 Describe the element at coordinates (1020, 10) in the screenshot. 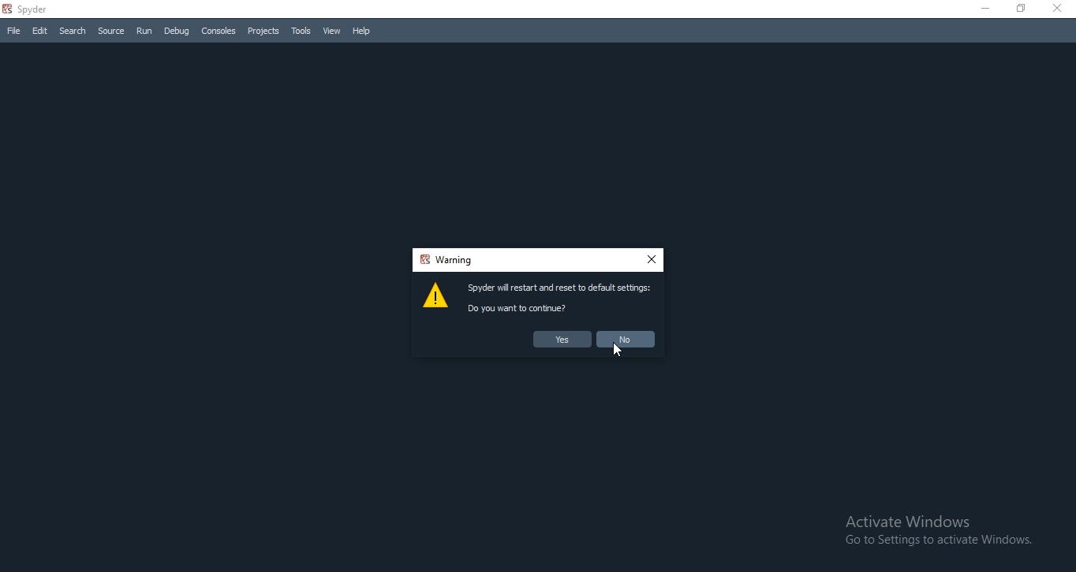

I see `restore` at that location.